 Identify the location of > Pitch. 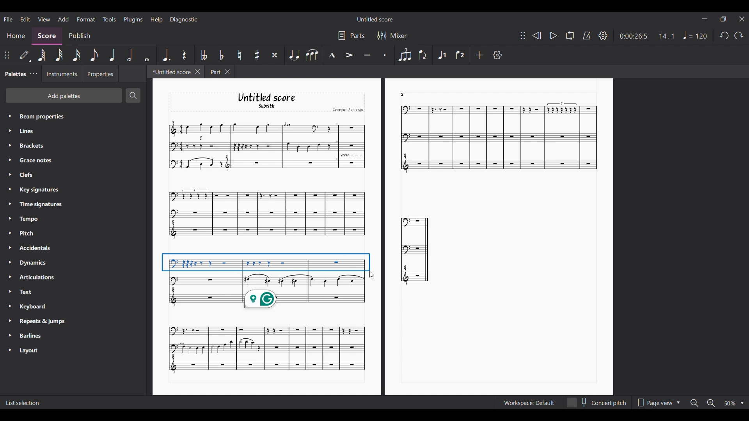
(27, 235).